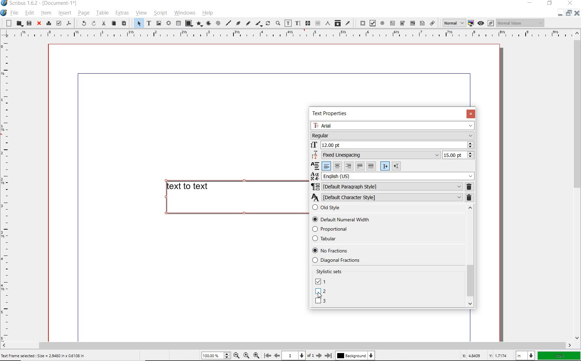  Describe the element at coordinates (391, 176) in the screenshot. I see `English (US)` at that location.